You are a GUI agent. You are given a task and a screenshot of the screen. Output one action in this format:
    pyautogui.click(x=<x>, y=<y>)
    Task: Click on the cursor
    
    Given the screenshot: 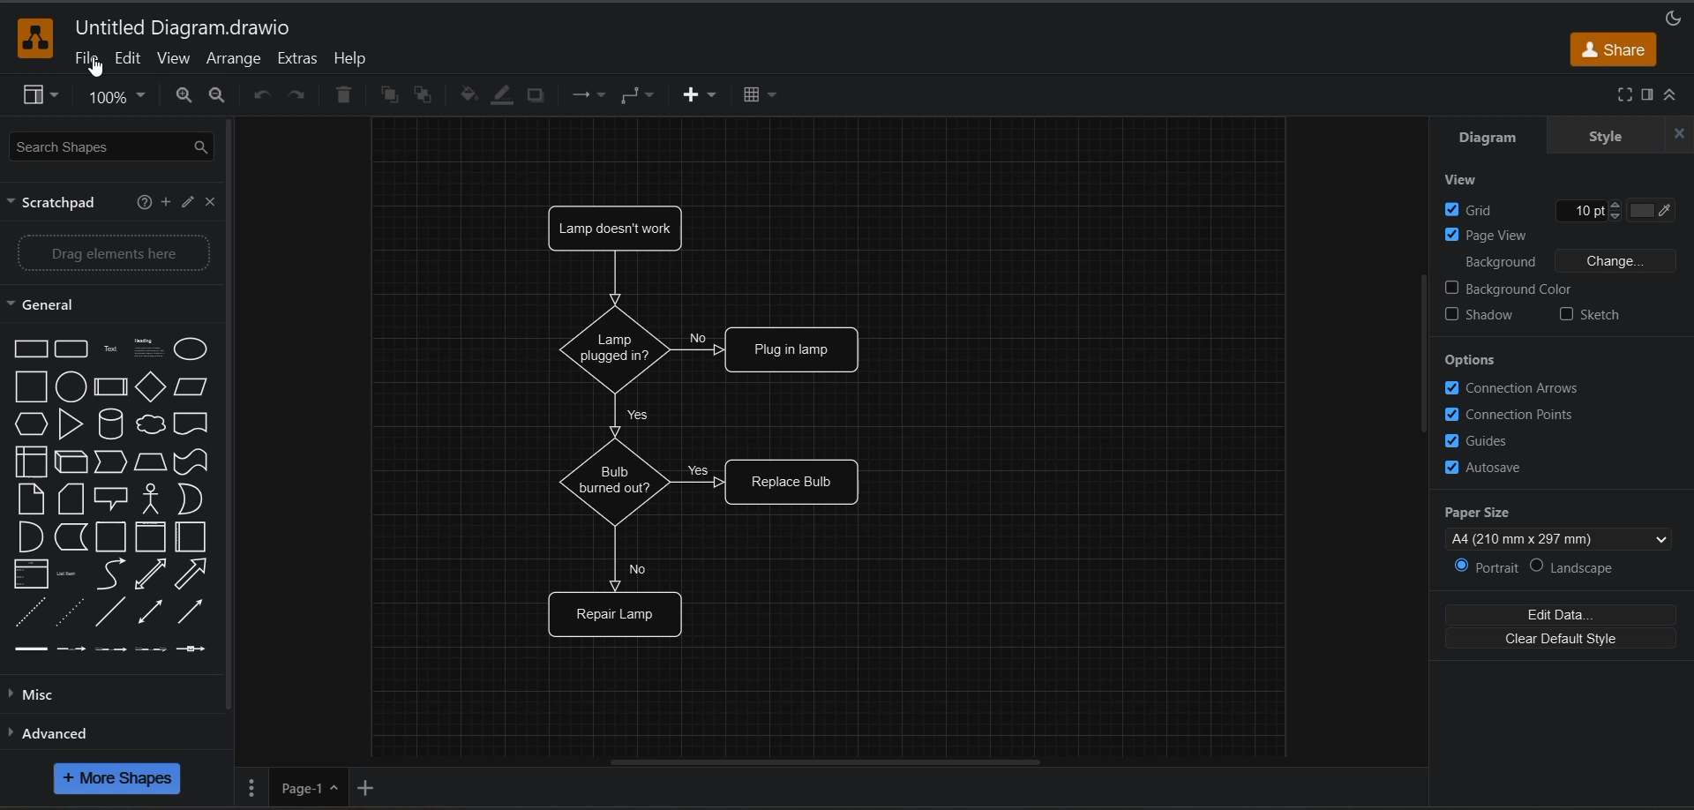 What is the action you would take?
    pyautogui.click(x=97, y=68)
    